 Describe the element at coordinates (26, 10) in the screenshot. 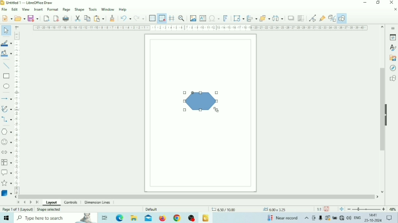

I see `View` at that location.